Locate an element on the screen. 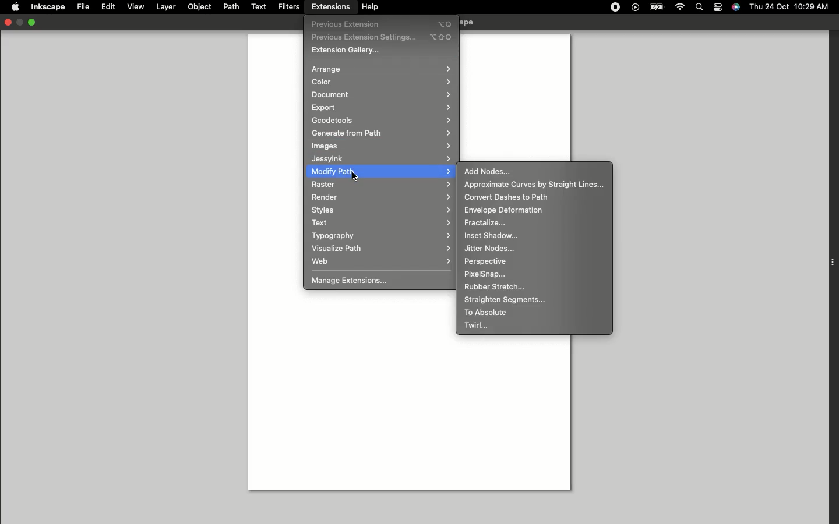 This screenshot has width=839, height=524. Play is located at coordinates (635, 8).